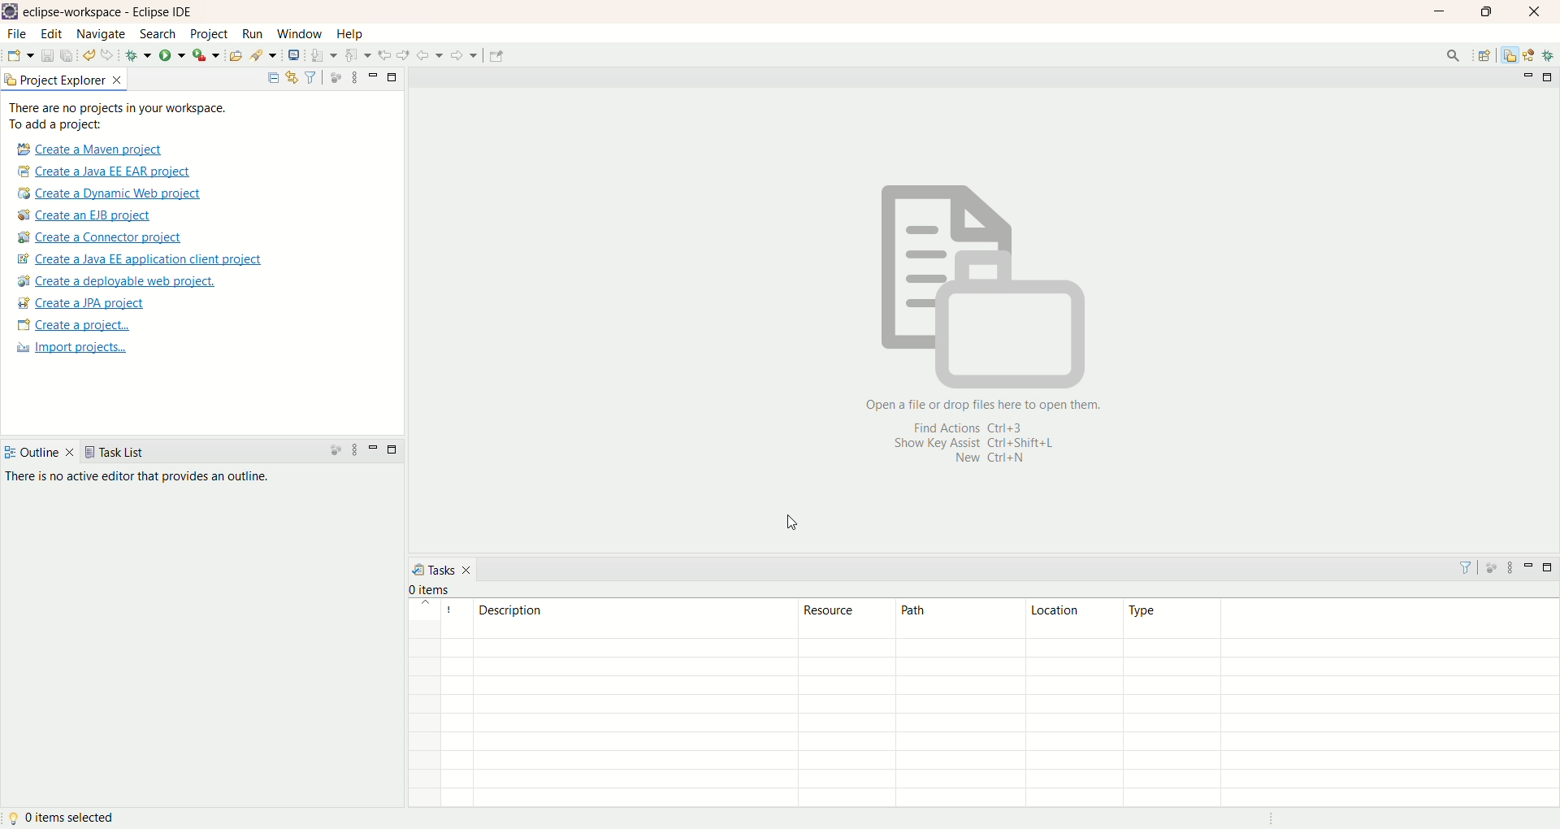  I want to click on pin editor, so click(500, 57).